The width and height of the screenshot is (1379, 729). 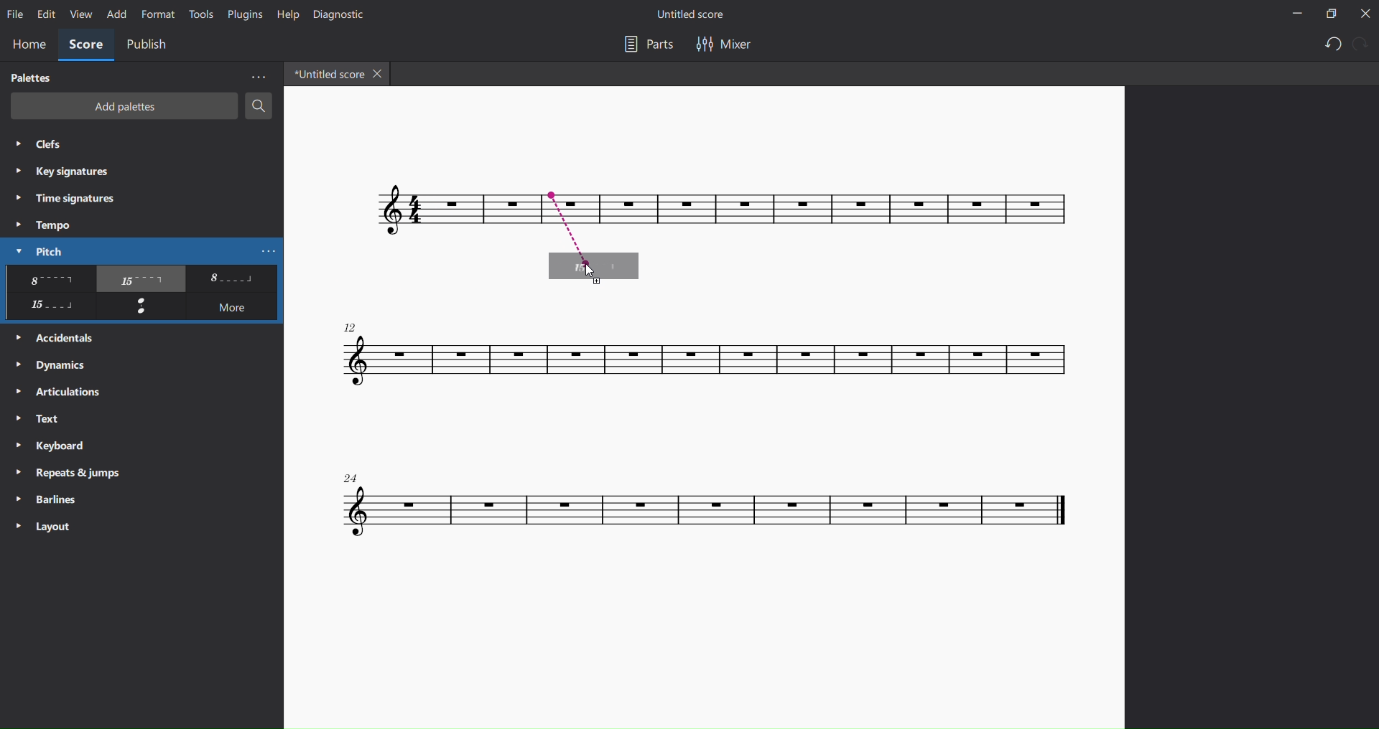 I want to click on articulation, so click(x=64, y=392).